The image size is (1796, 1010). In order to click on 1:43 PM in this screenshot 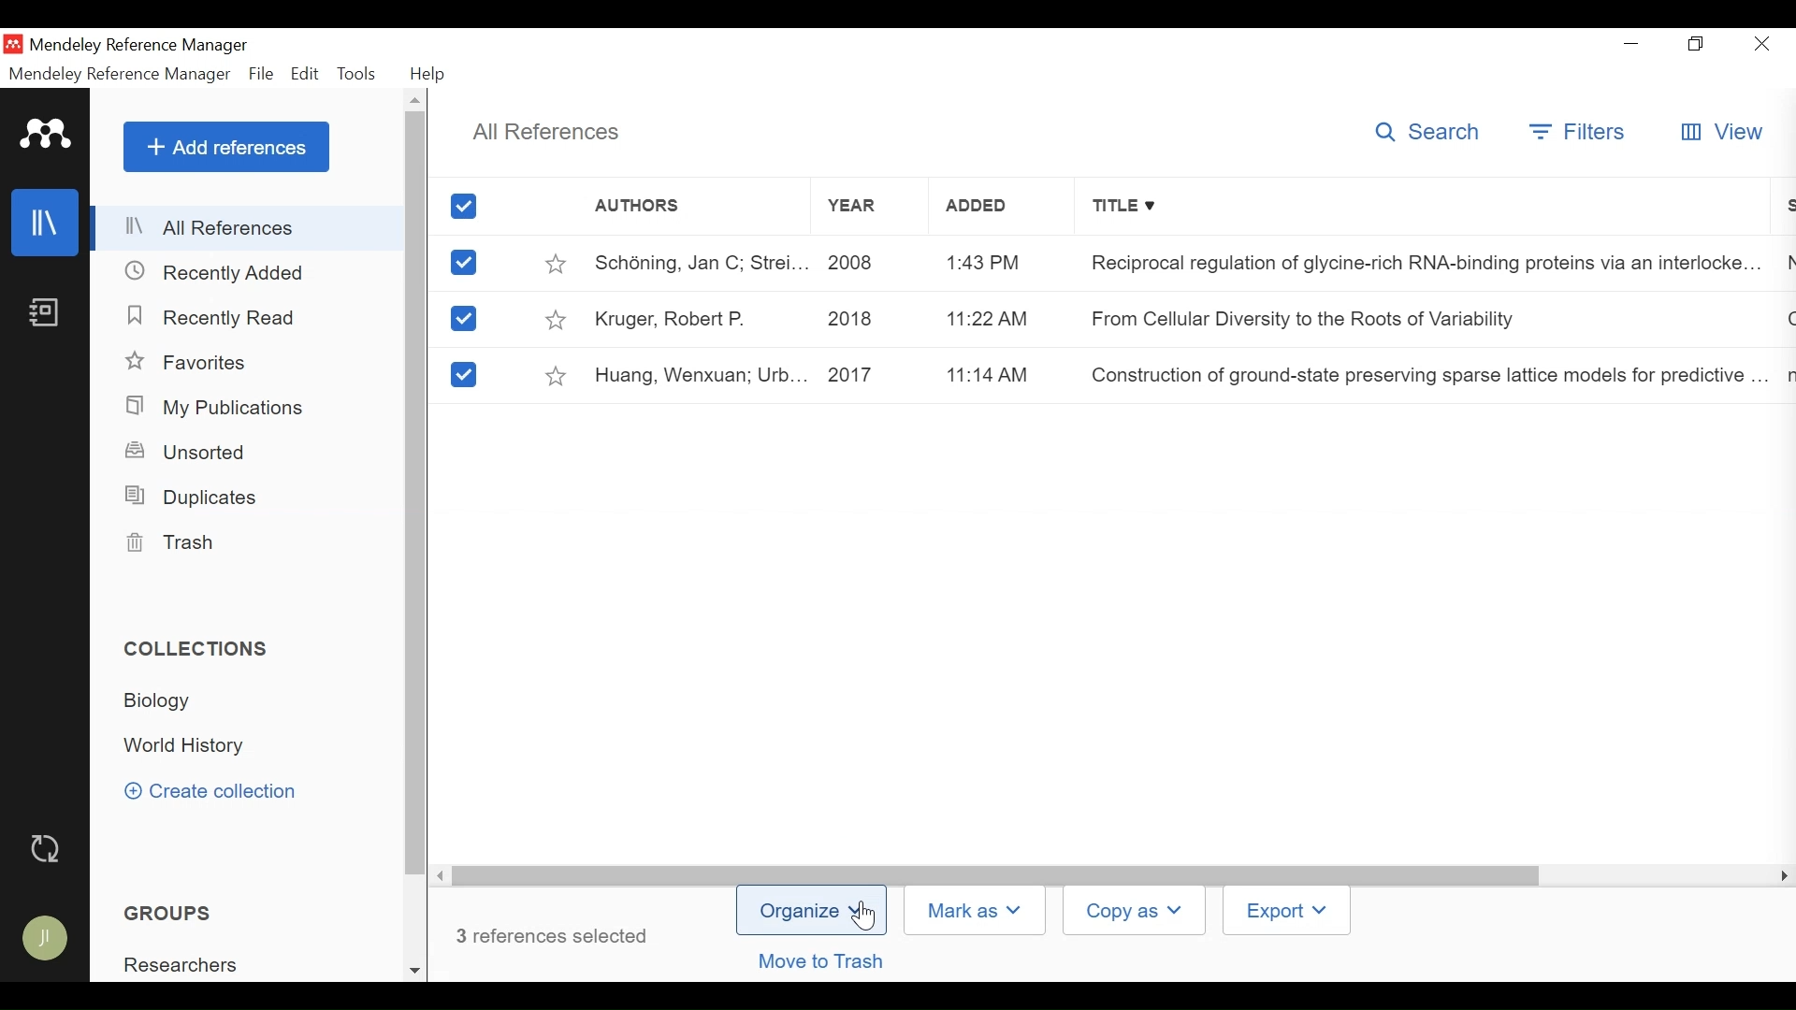, I will do `click(990, 264)`.